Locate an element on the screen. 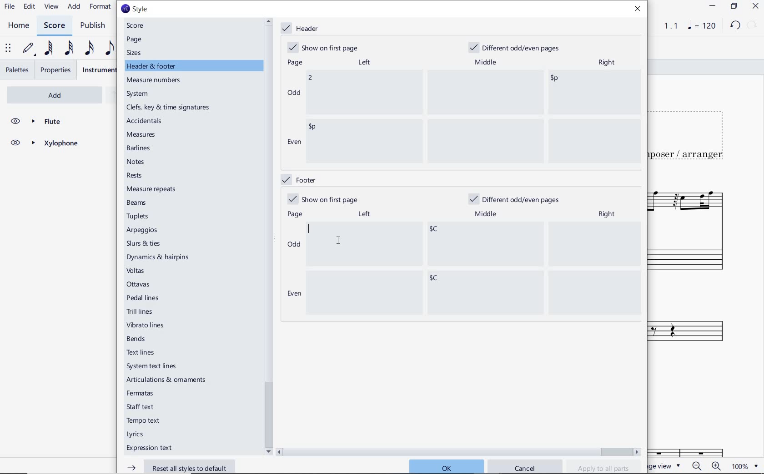 The height and width of the screenshot is (474, 764). zoom factor is located at coordinates (744, 466).